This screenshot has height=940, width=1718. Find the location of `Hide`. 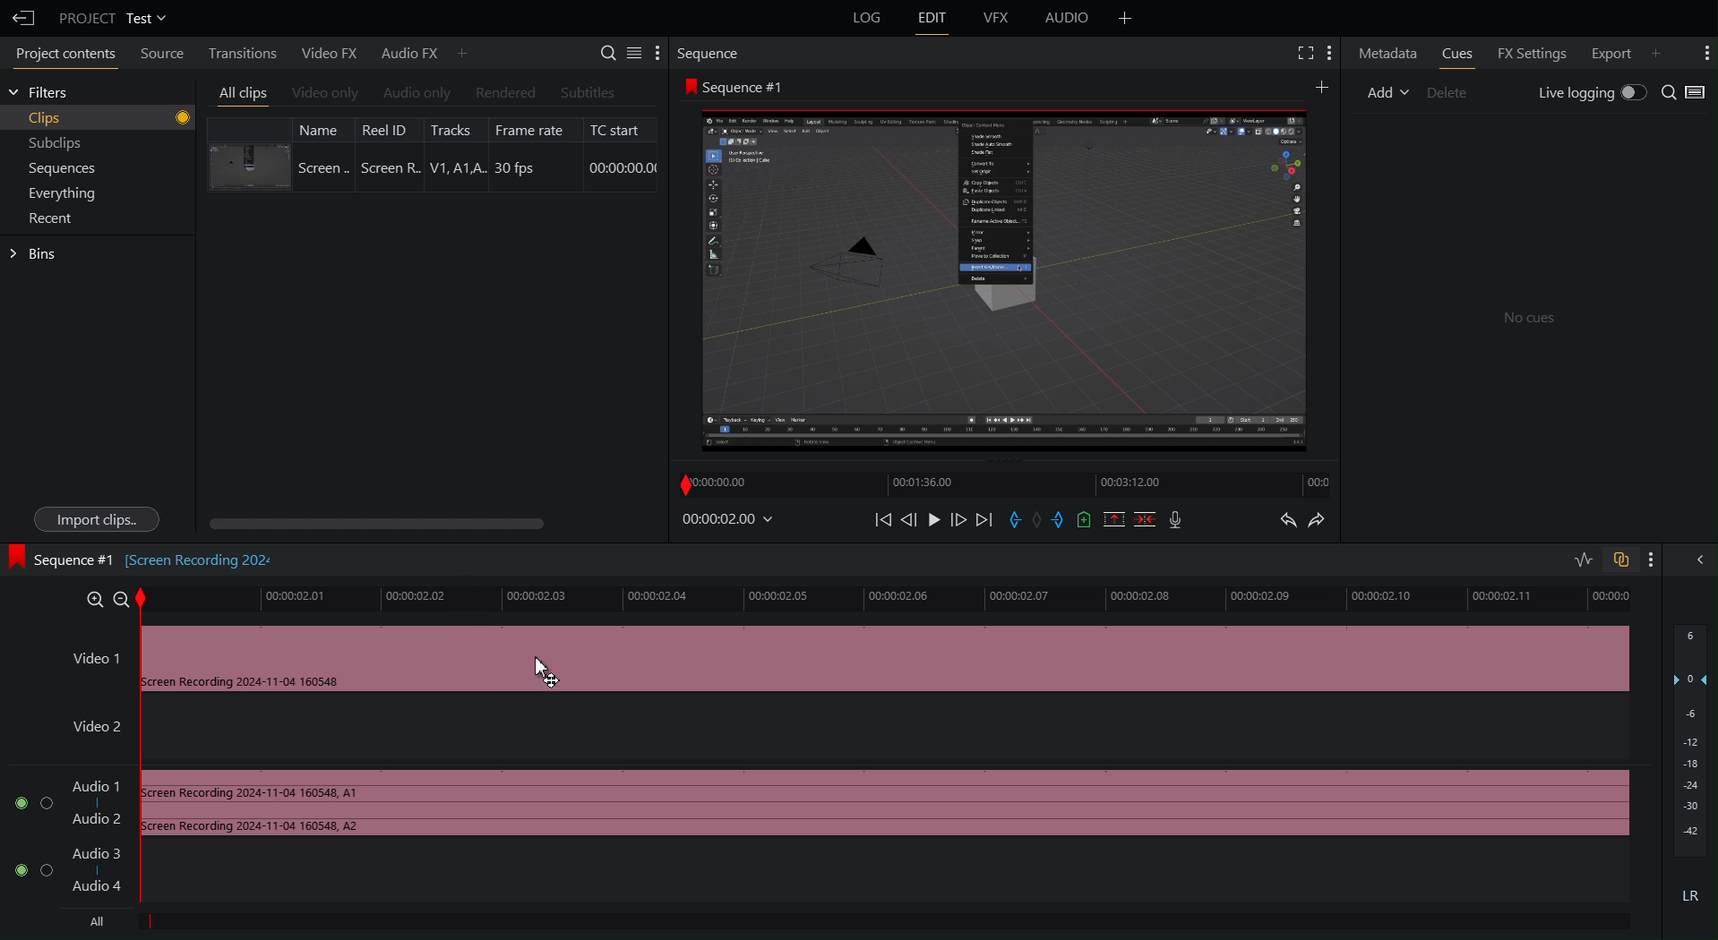

Hide is located at coordinates (1697, 560).